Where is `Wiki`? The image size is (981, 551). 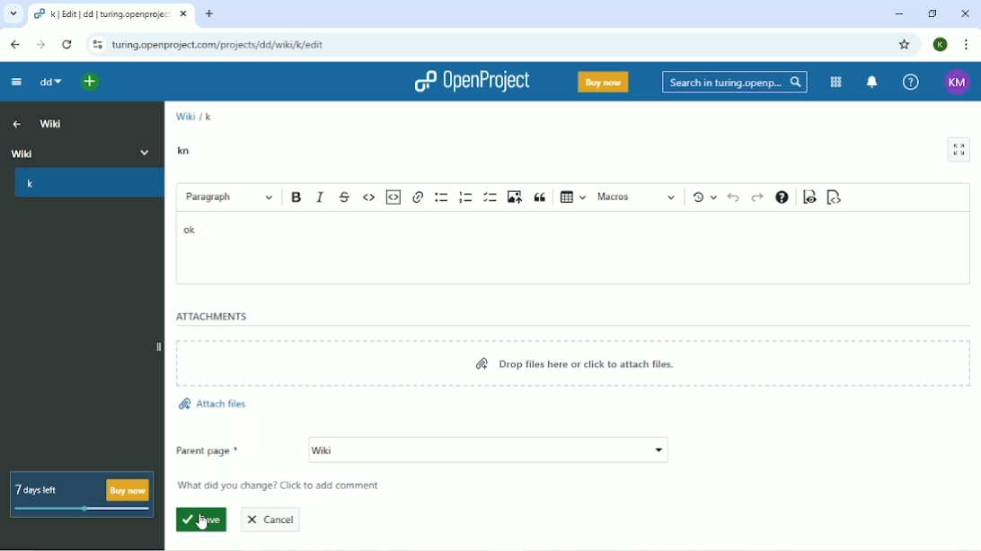
Wiki is located at coordinates (53, 125).